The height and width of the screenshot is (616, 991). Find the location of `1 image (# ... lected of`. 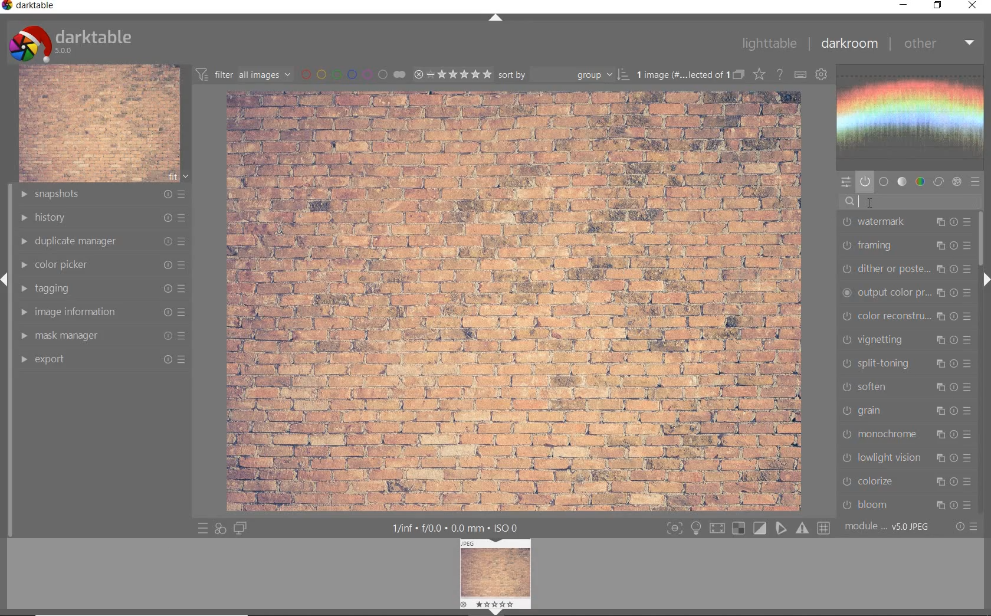

1 image (# ... lected of is located at coordinates (680, 74).